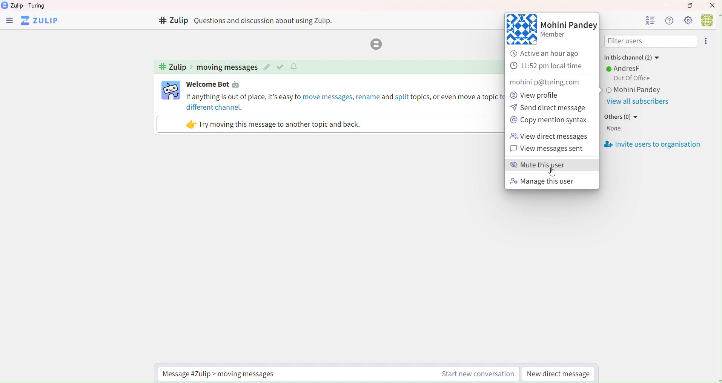  Describe the element at coordinates (622, 116) in the screenshot. I see `Others (0)` at that location.